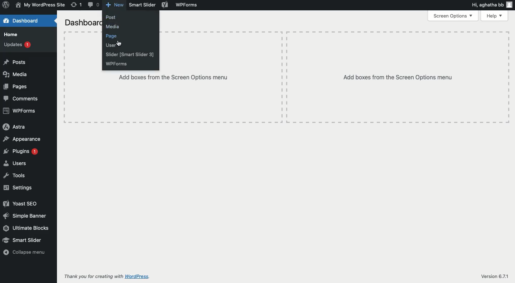 The height and width of the screenshot is (283, 515). What do you see at coordinates (112, 27) in the screenshot?
I see `Media` at bounding box center [112, 27].